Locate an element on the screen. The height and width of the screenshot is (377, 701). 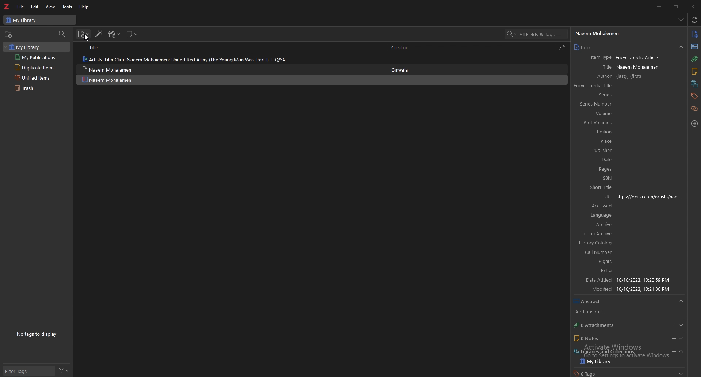
place is located at coordinates (593, 141).